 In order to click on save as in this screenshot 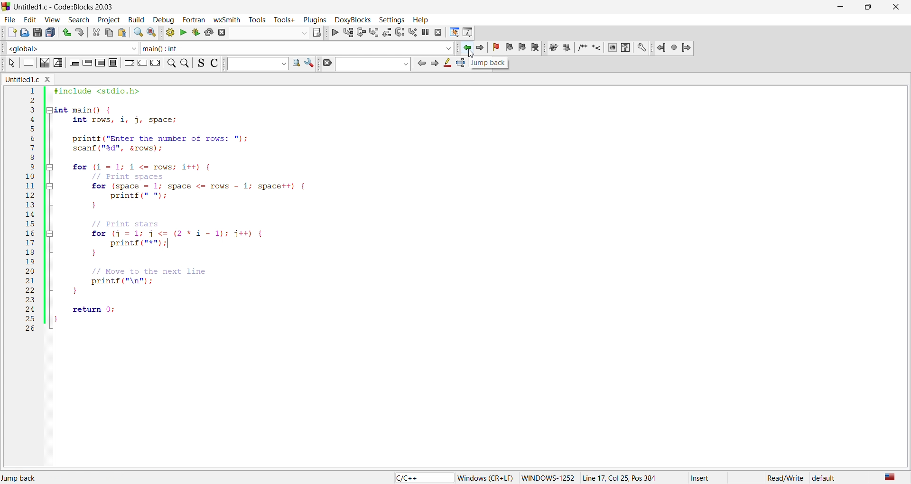, I will do `click(37, 33)`.